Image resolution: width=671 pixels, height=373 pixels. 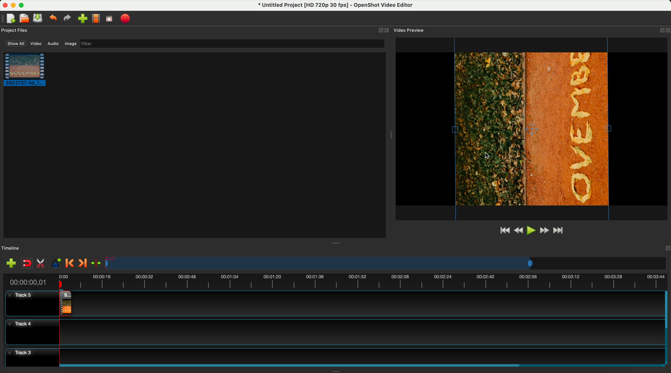 I want to click on cursor, so click(x=487, y=156).